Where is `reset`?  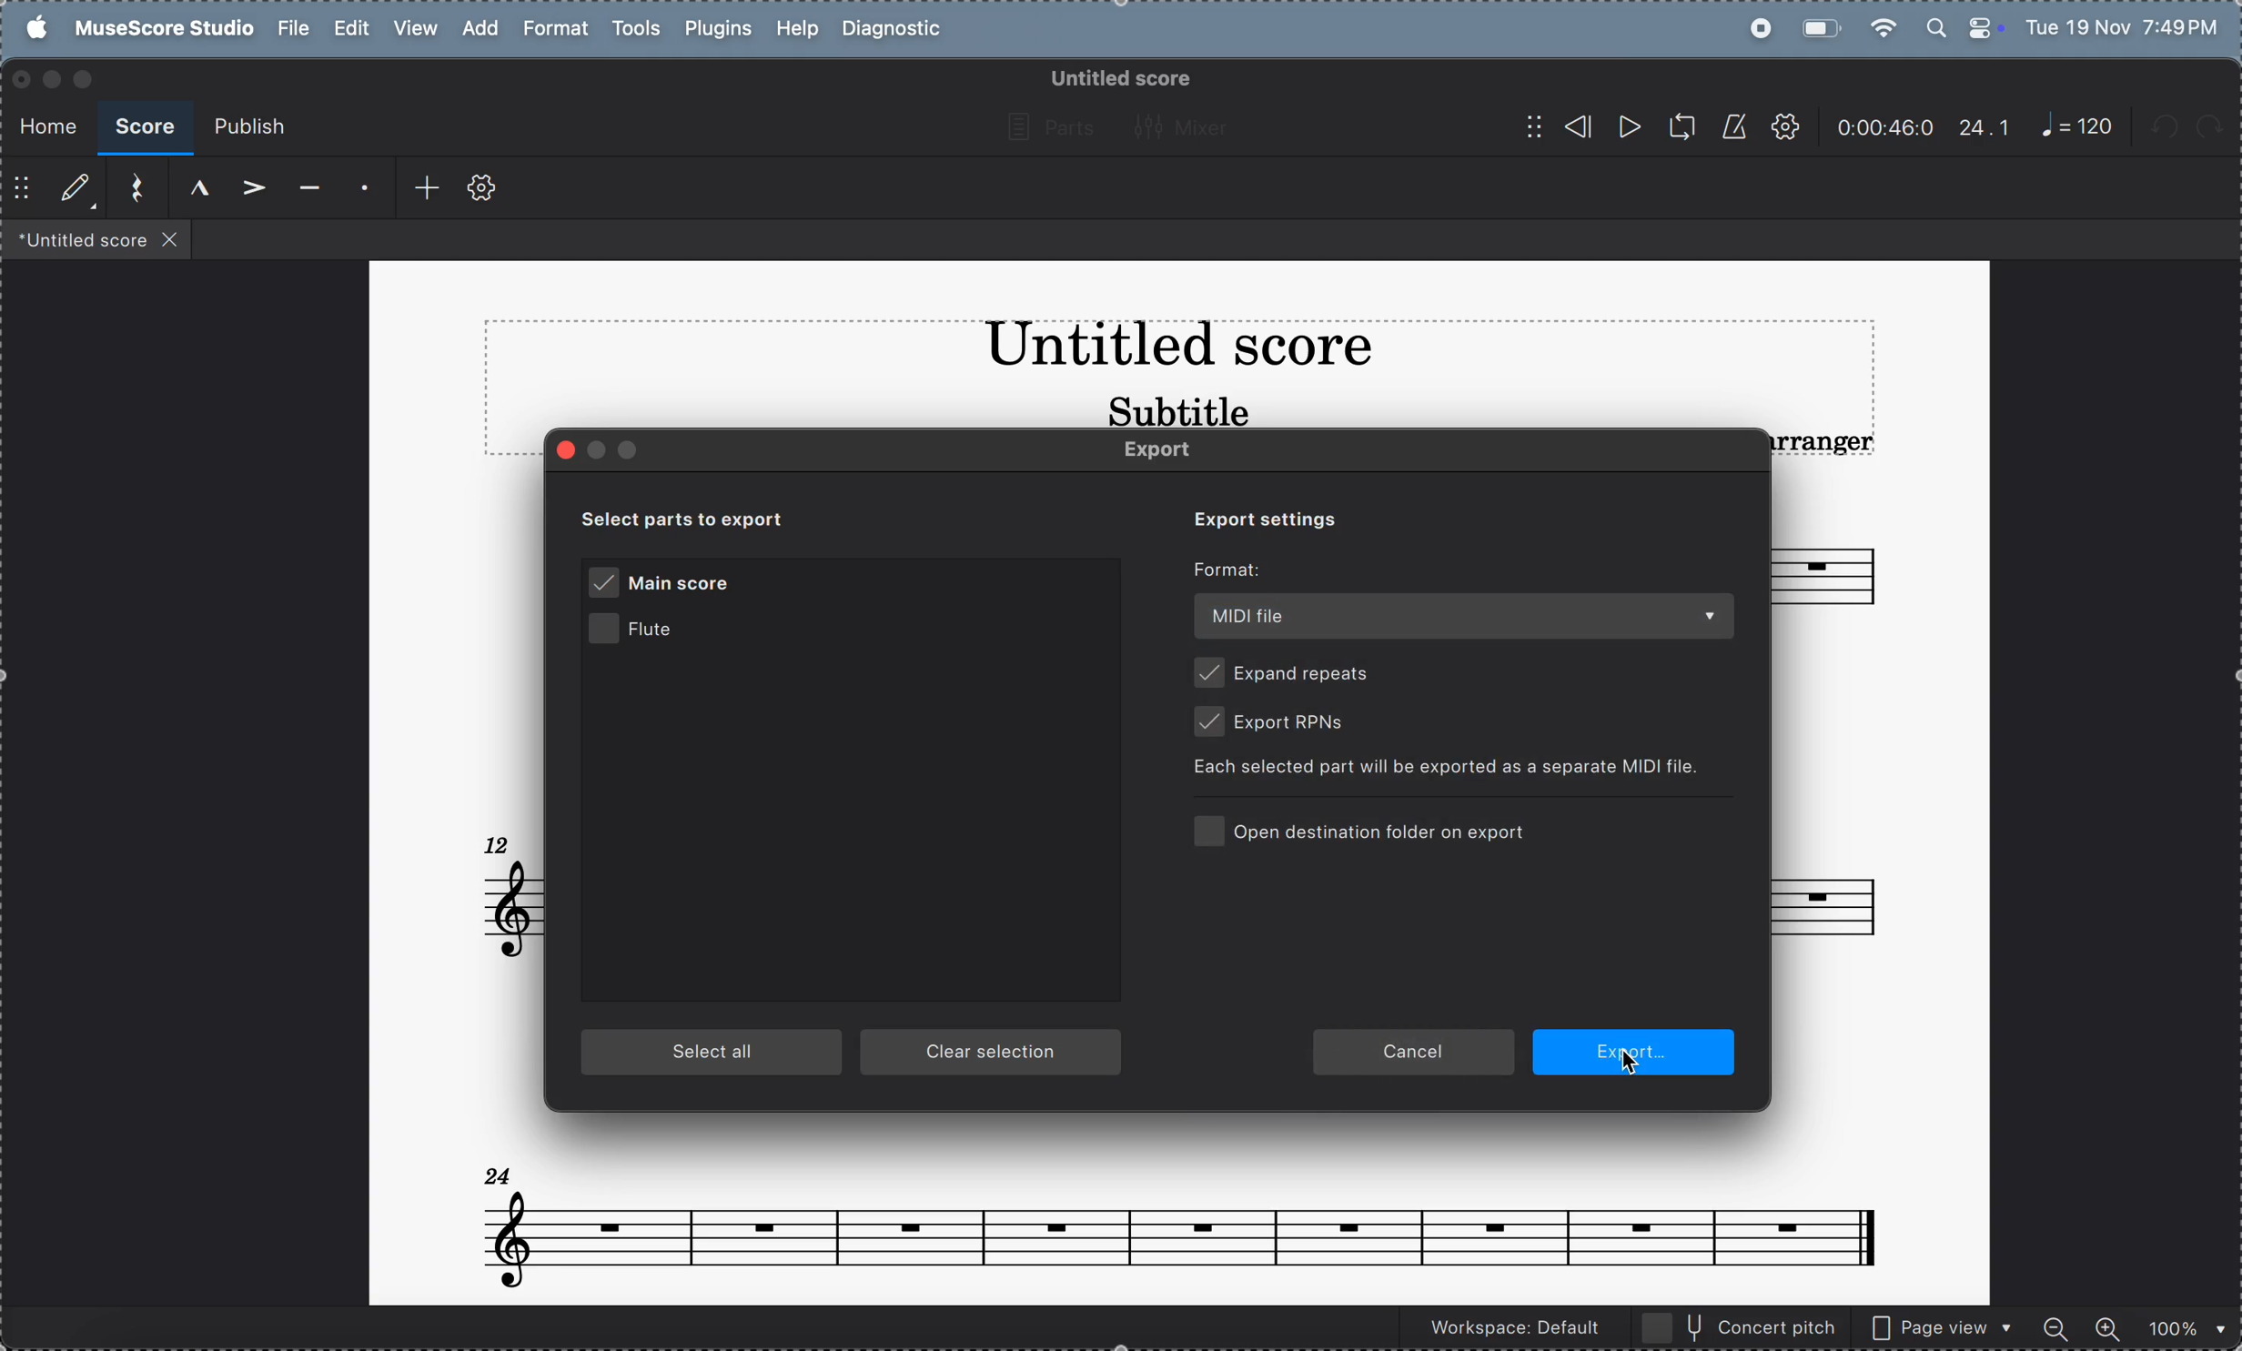
reset is located at coordinates (131, 189).